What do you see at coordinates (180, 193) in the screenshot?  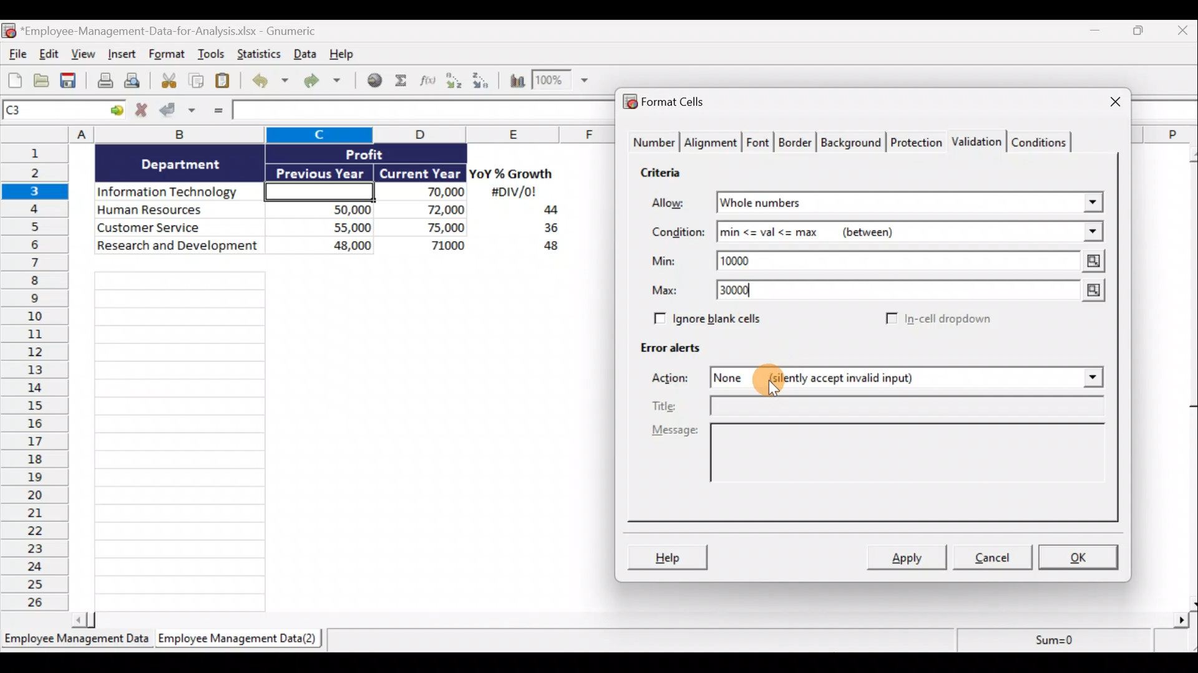 I see `Information Technology` at bounding box center [180, 193].